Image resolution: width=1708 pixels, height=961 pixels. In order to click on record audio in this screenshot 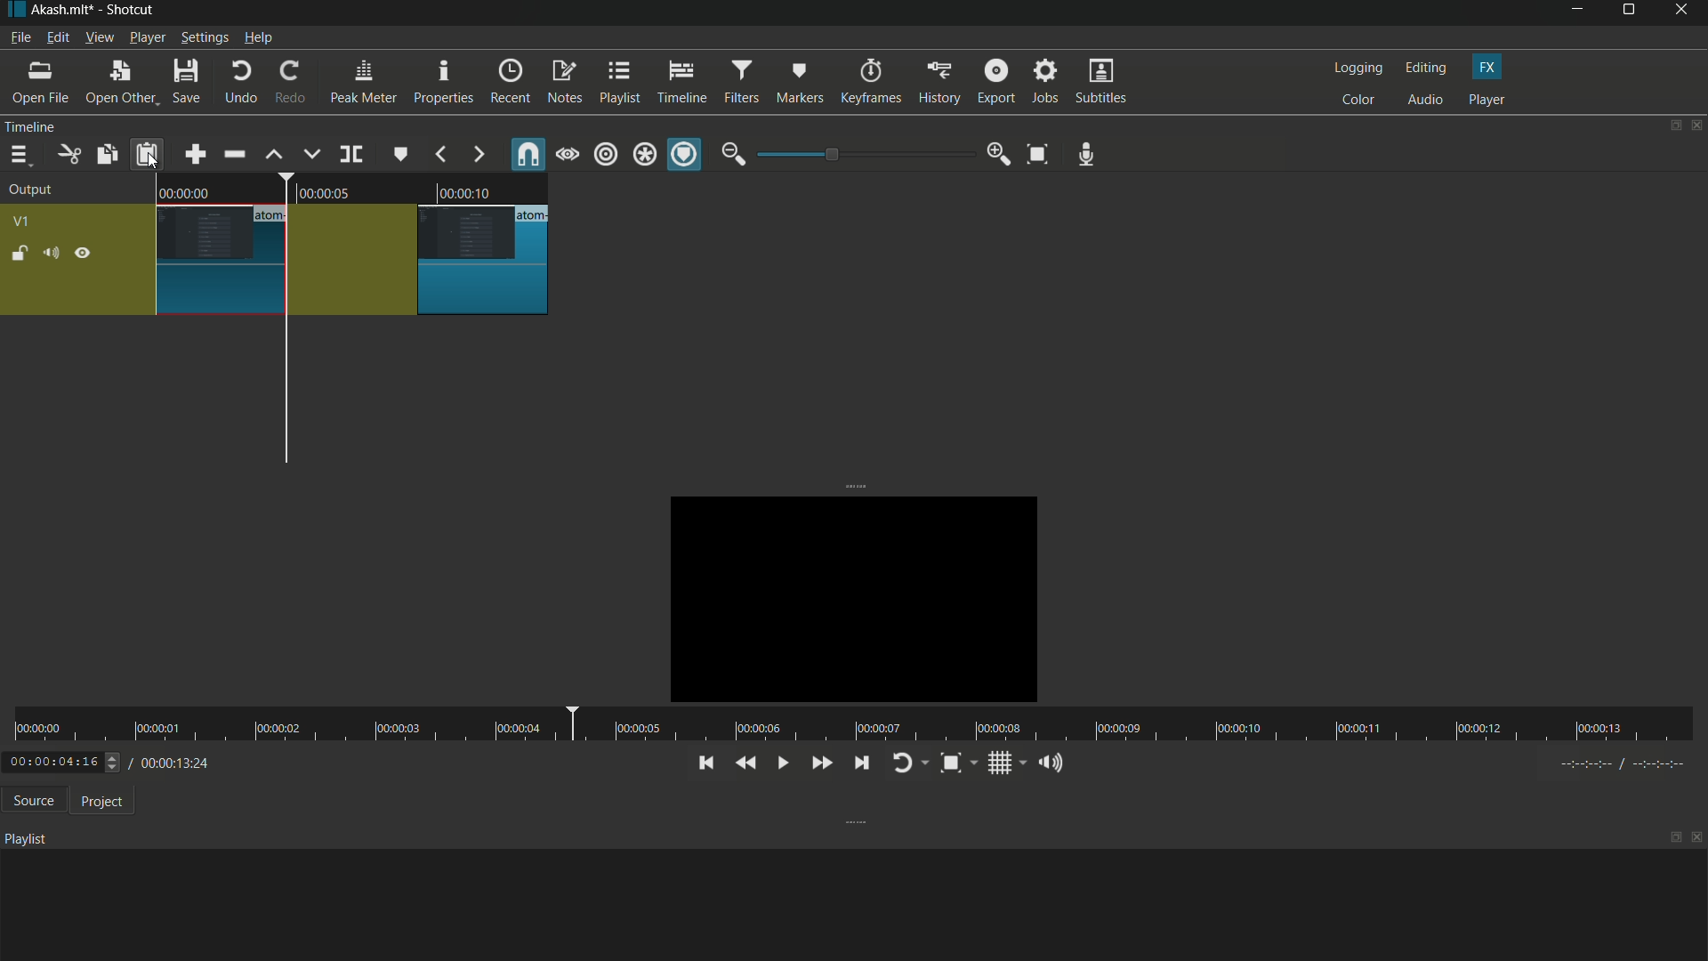, I will do `click(1087, 155)`.